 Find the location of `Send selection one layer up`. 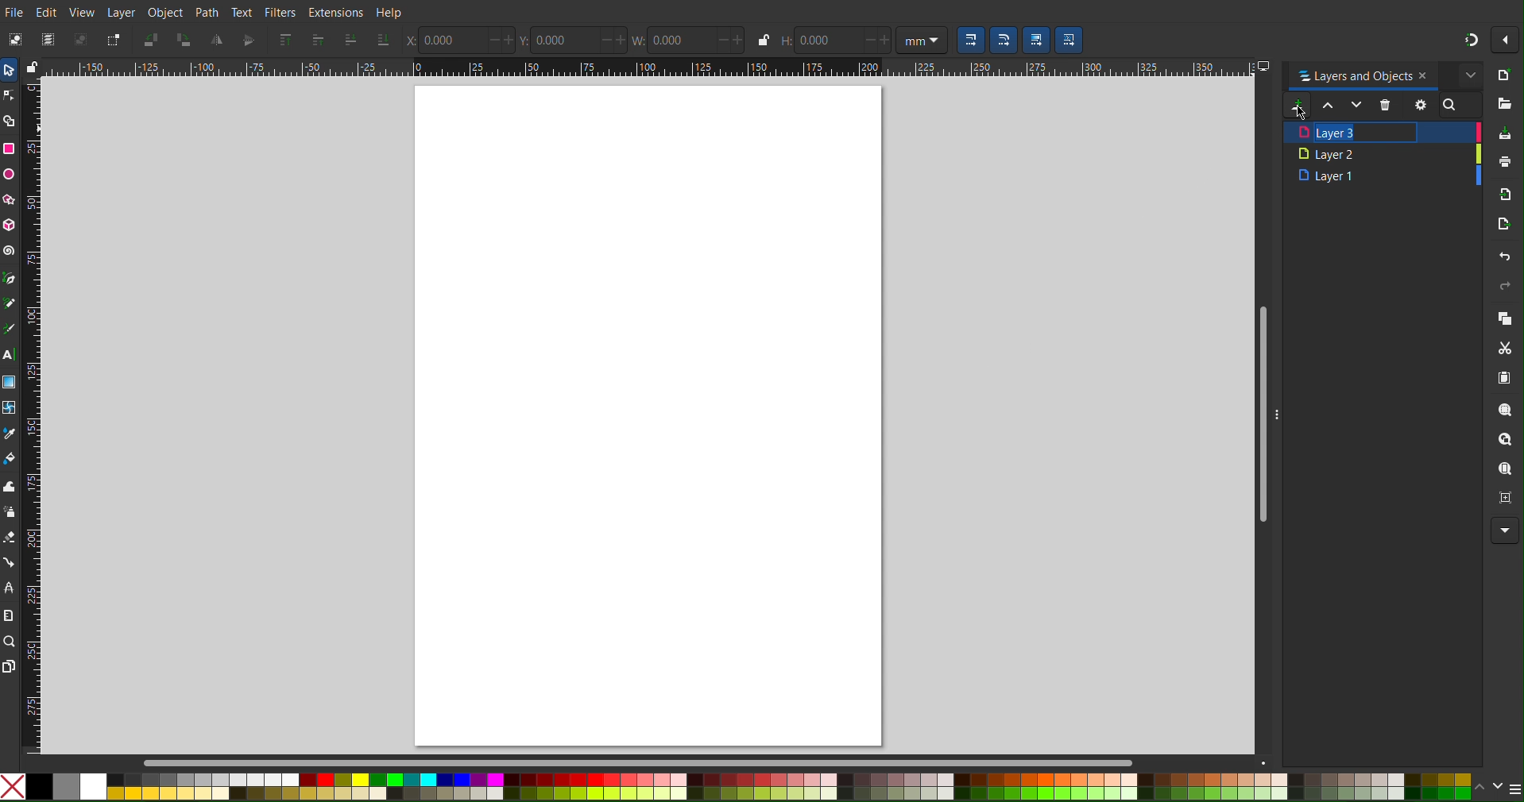

Send selection one layer up is located at coordinates (319, 40).